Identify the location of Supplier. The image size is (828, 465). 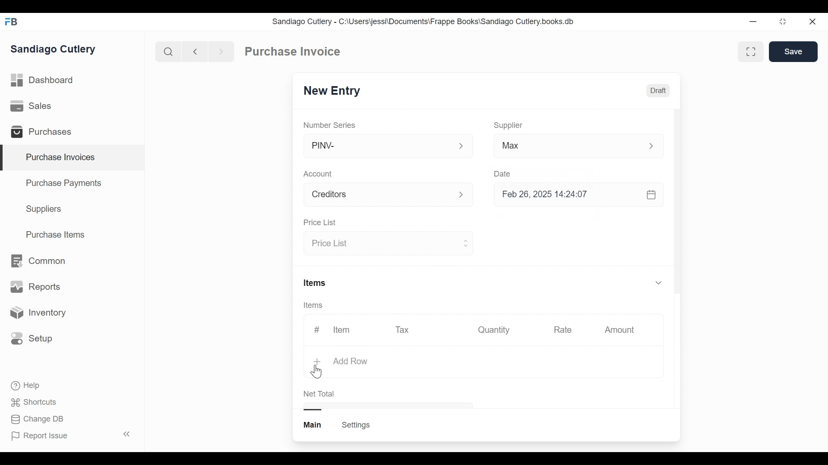
(508, 125).